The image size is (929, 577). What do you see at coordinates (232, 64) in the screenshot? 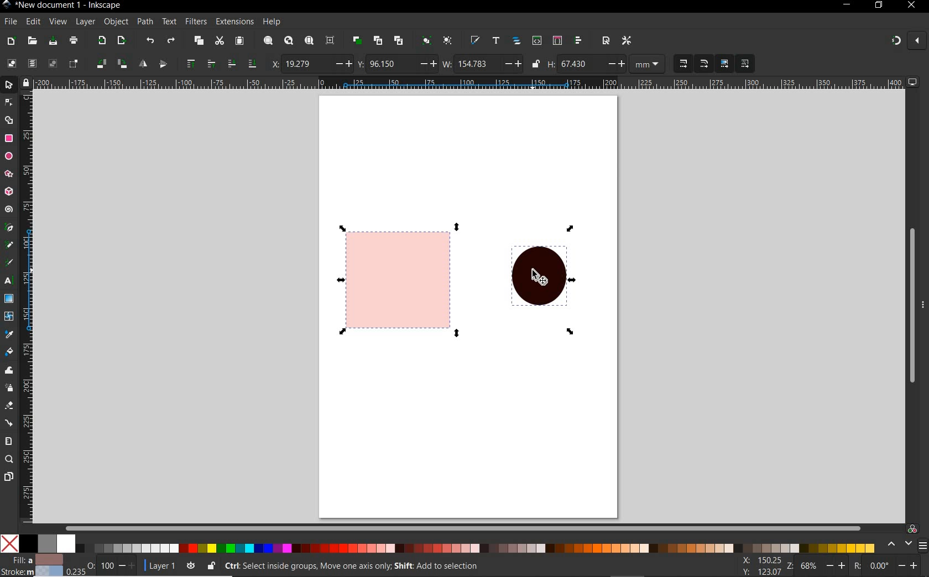
I see `lower` at bounding box center [232, 64].